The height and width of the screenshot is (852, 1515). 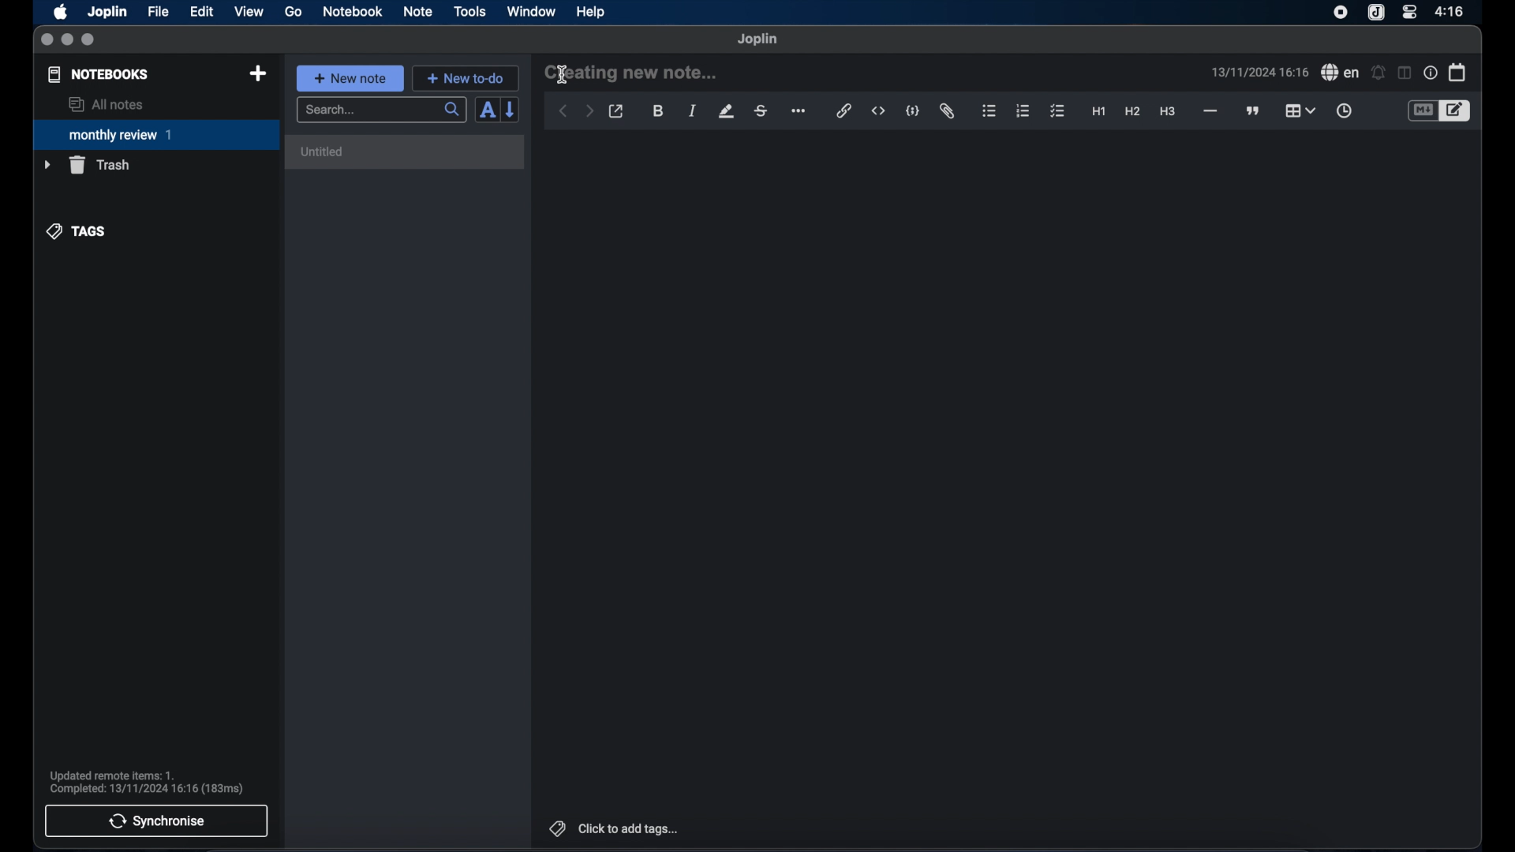 What do you see at coordinates (660, 111) in the screenshot?
I see `bold` at bounding box center [660, 111].